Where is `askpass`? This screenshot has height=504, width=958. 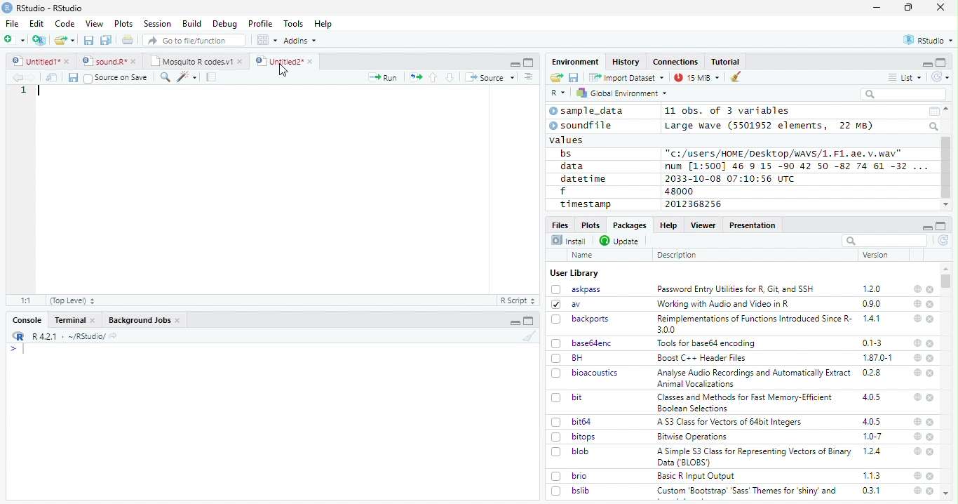 askpass is located at coordinates (575, 289).